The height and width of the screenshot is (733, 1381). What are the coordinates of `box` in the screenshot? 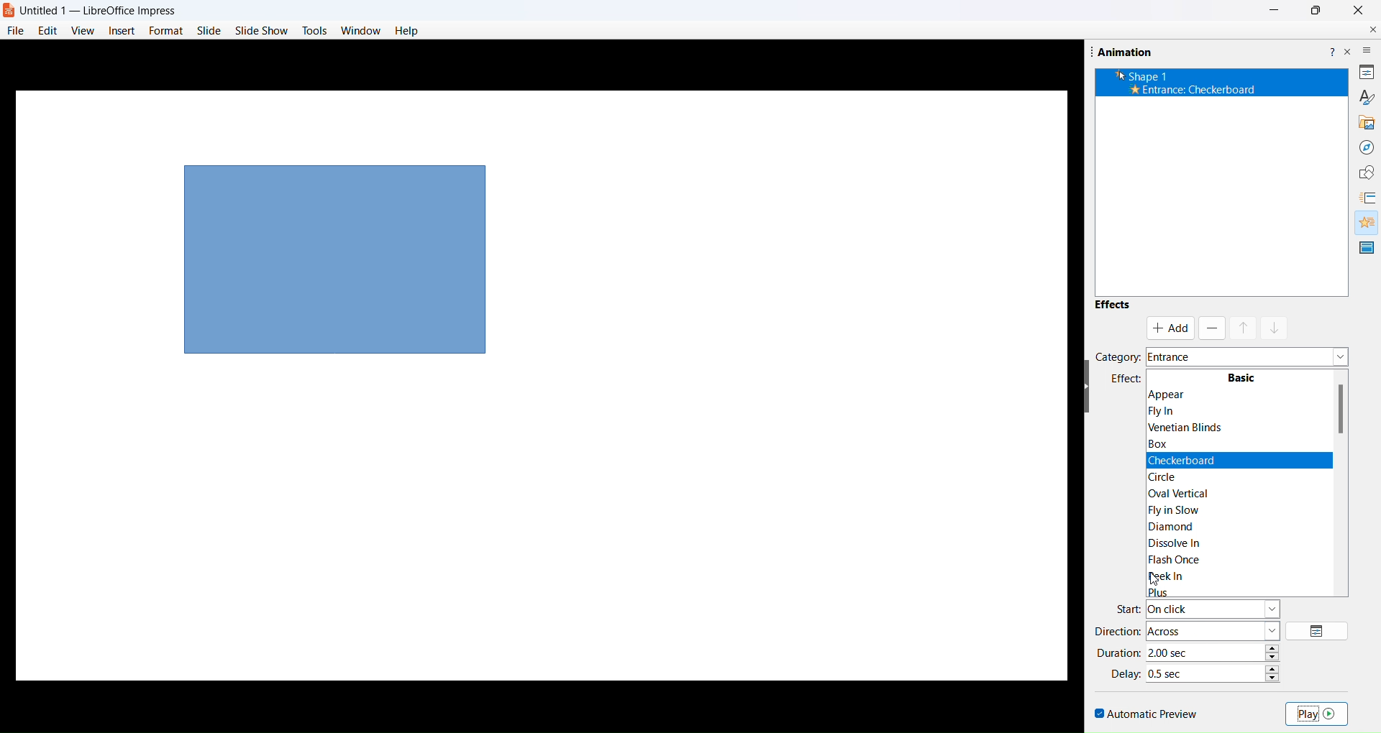 It's located at (1170, 443).